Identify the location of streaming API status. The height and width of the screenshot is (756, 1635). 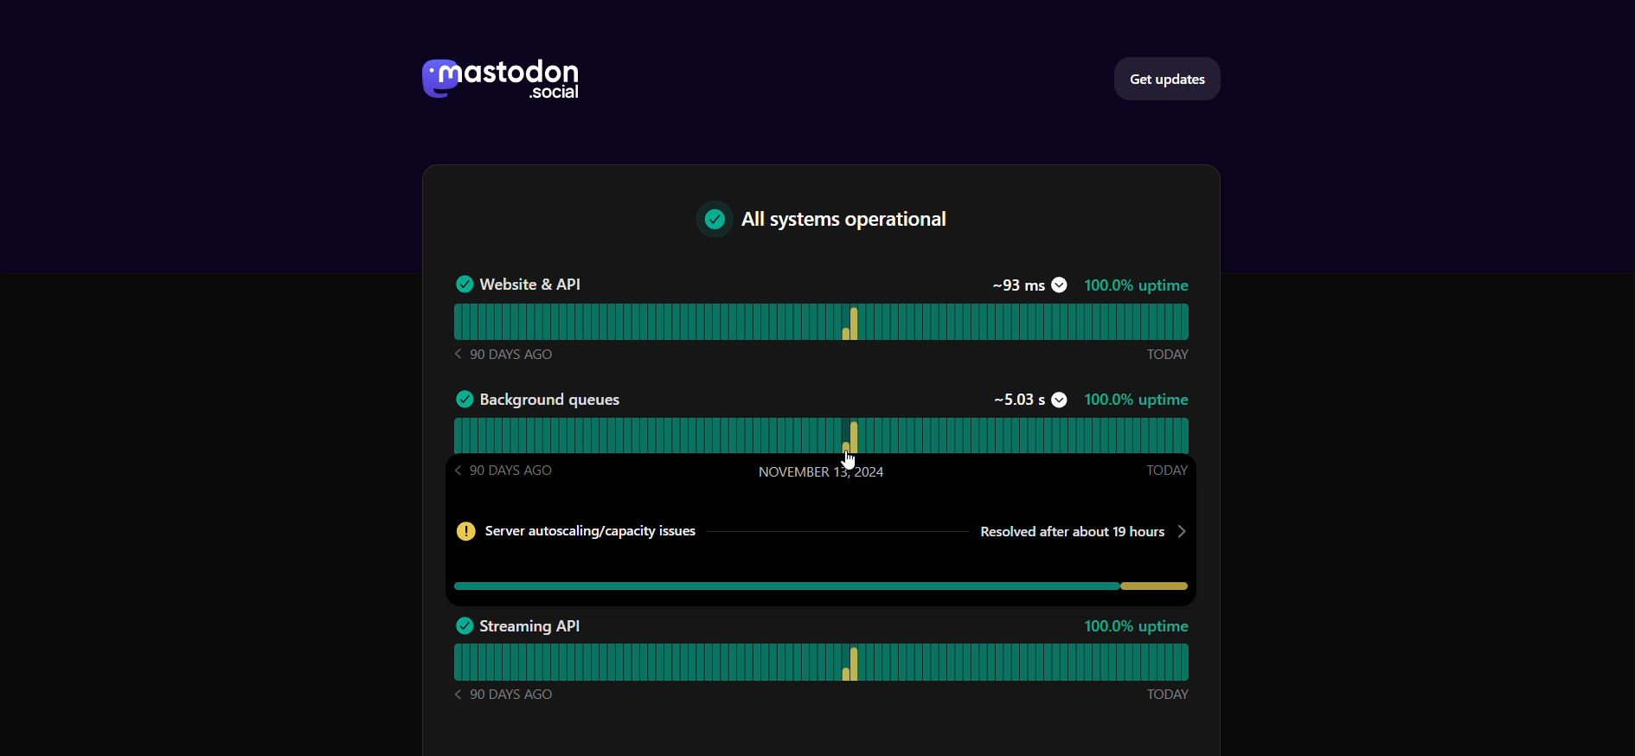
(824, 662).